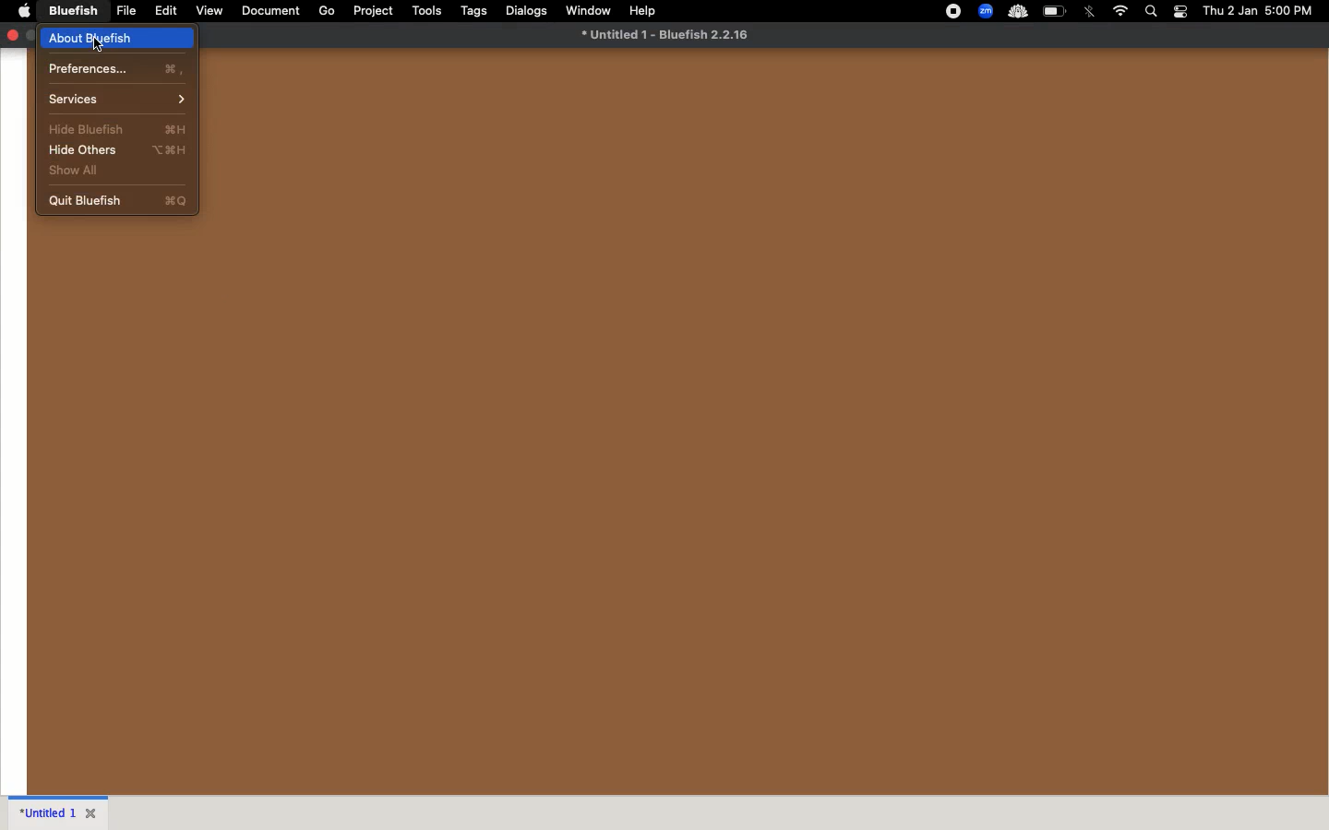 The height and width of the screenshot is (830, 1329). I want to click on tools, so click(429, 10).